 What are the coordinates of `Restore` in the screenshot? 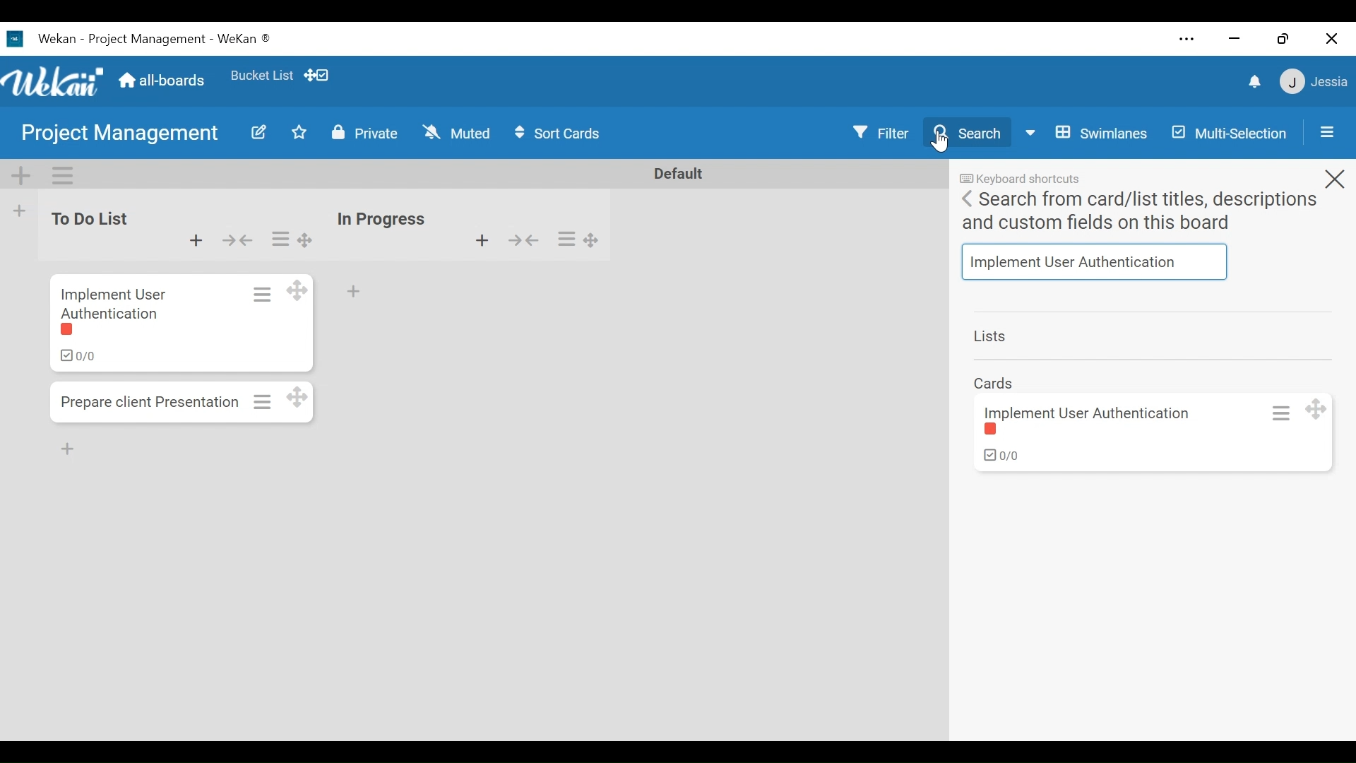 It's located at (1282, 40).